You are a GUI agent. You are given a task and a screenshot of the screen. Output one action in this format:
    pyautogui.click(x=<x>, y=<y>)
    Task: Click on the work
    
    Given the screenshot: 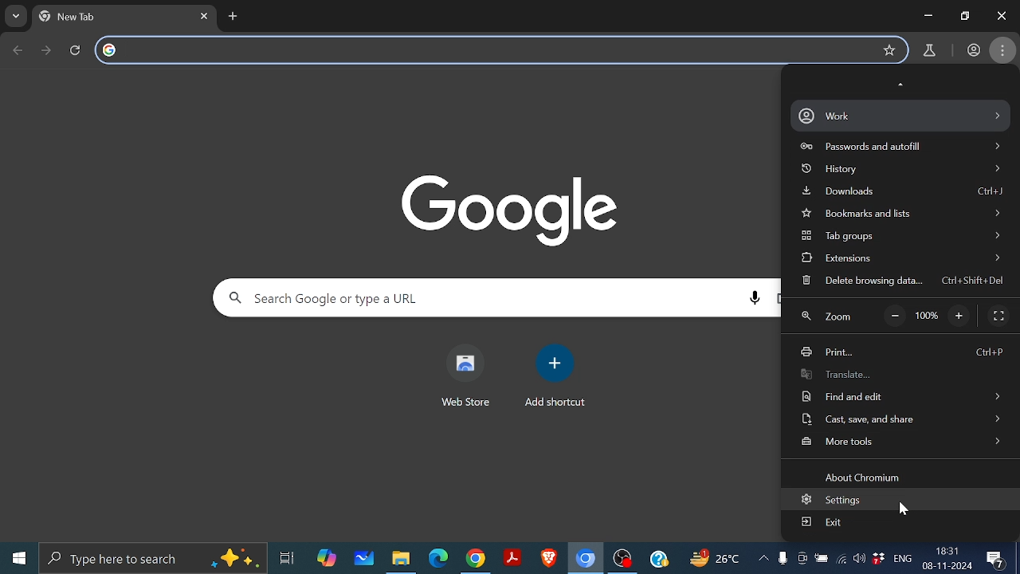 What is the action you would take?
    pyautogui.click(x=973, y=49)
    